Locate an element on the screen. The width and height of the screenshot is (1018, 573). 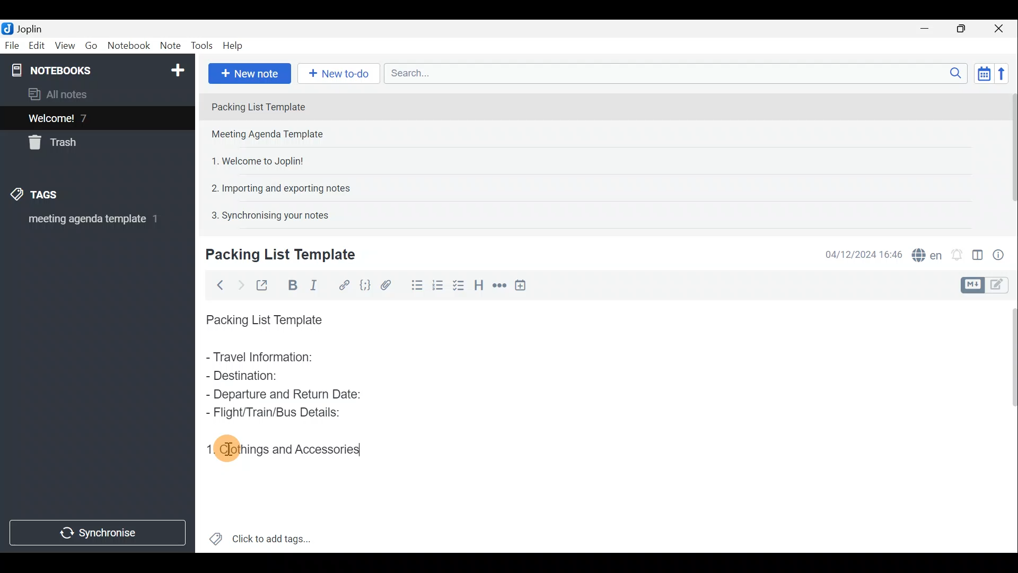
Destination: is located at coordinates (269, 377).